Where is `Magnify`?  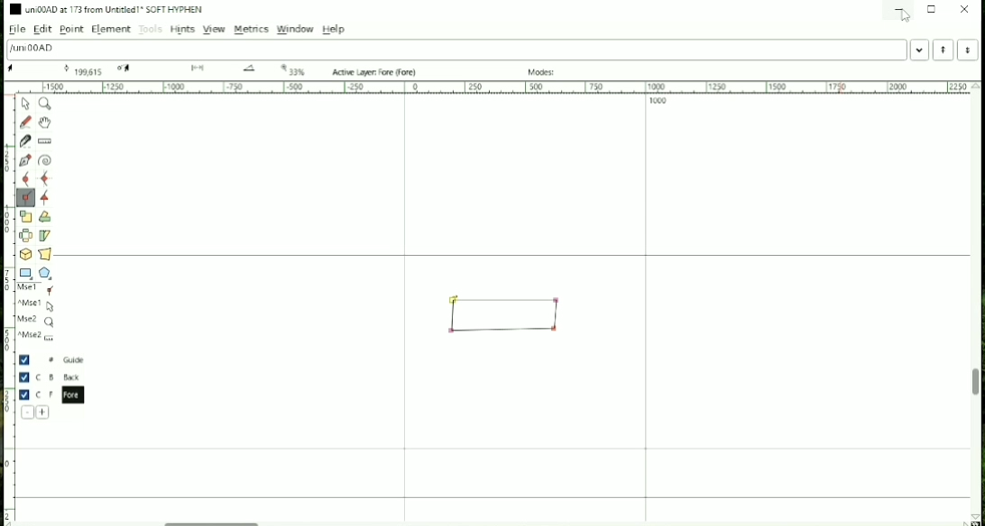 Magnify is located at coordinates (46, 104).